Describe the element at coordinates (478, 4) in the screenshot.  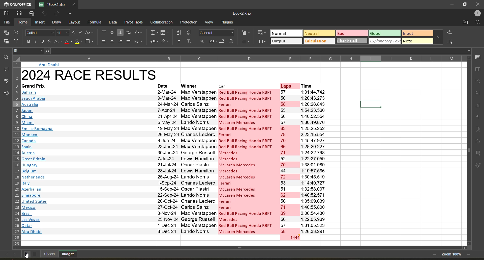
I see `close` at that location.